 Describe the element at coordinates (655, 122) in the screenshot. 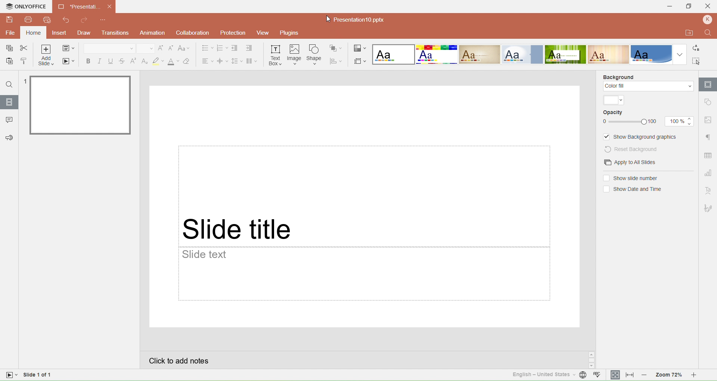

I see `100` at that location.